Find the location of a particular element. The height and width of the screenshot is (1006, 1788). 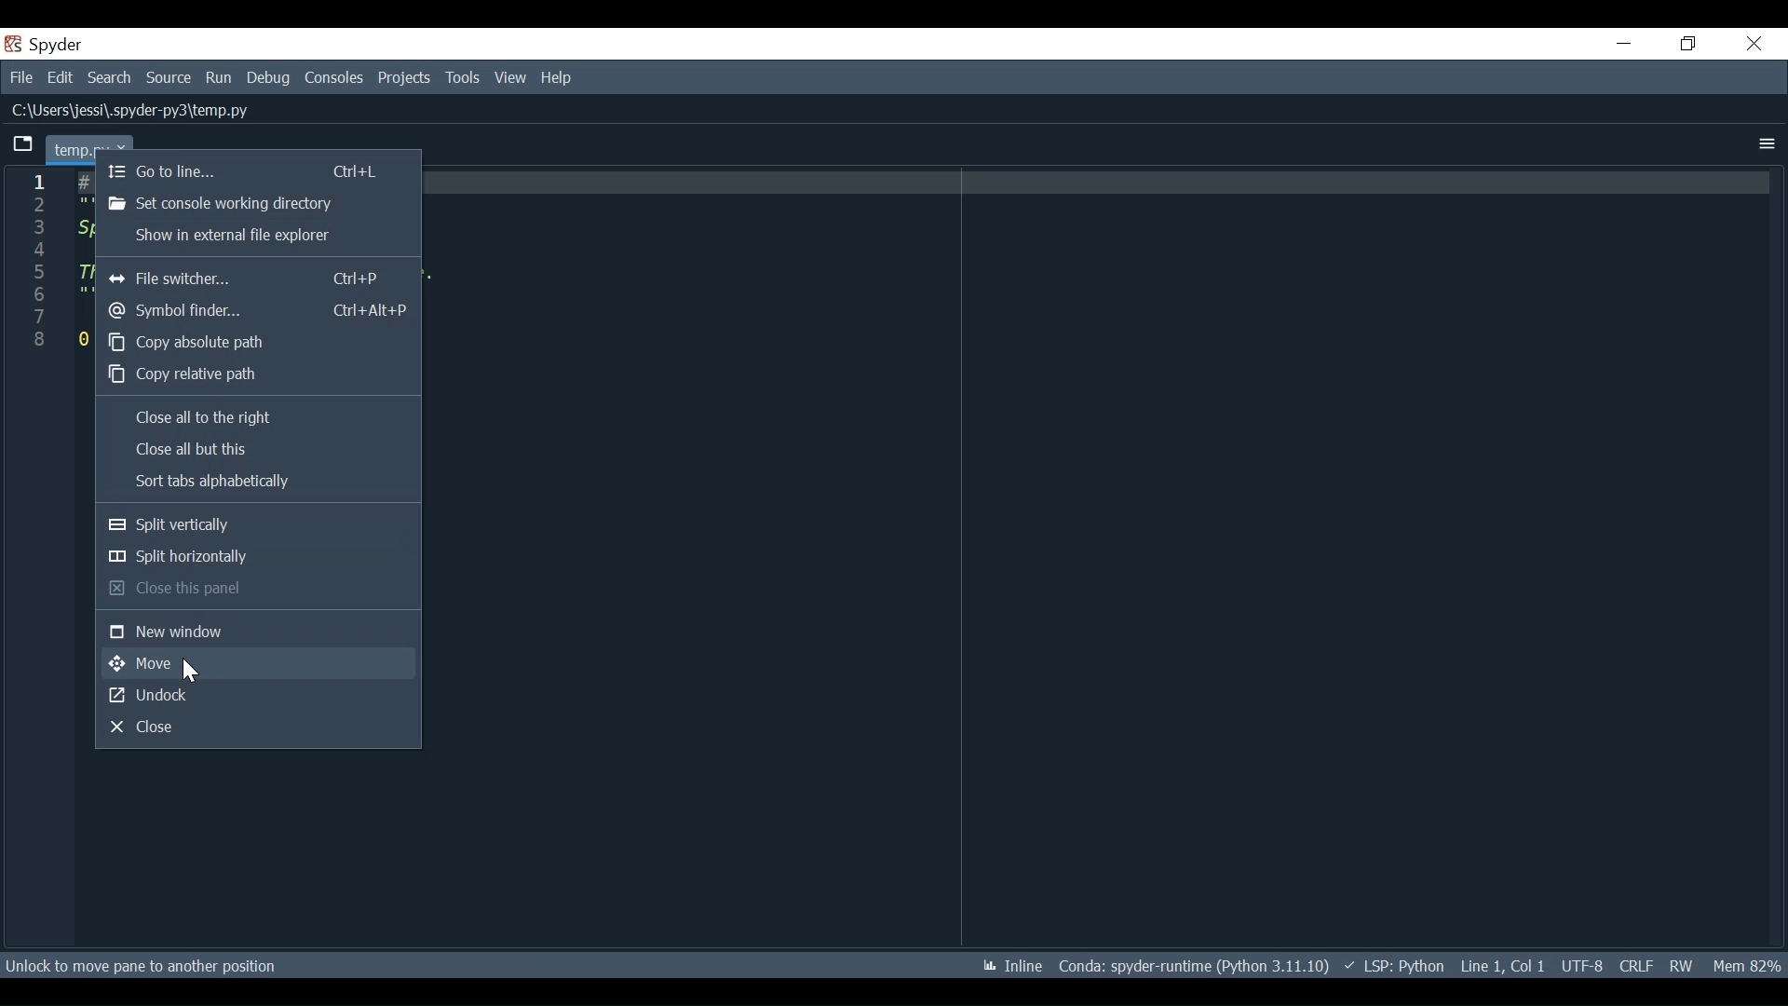

Tools is located at coordinates (462, 77).